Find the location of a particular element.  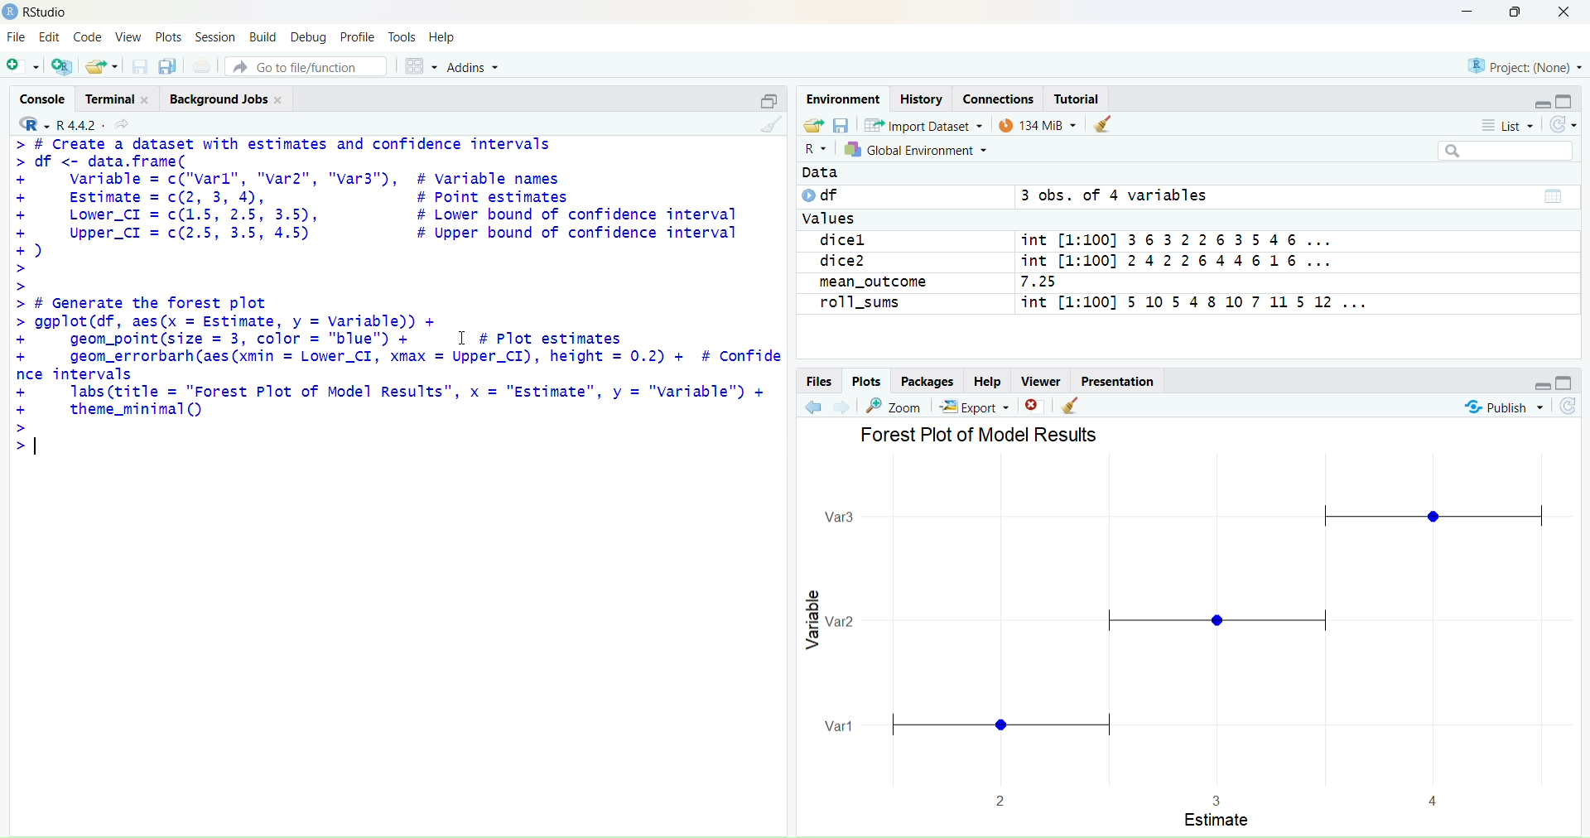

Tools is located at coordinates (403, 36).